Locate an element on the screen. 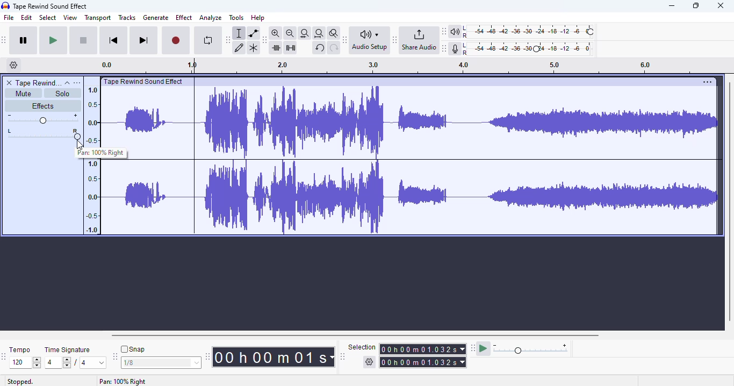 Image resolution: width=734 pixels, height=386 pixels. zoom in is located at coordinates (275, 33).